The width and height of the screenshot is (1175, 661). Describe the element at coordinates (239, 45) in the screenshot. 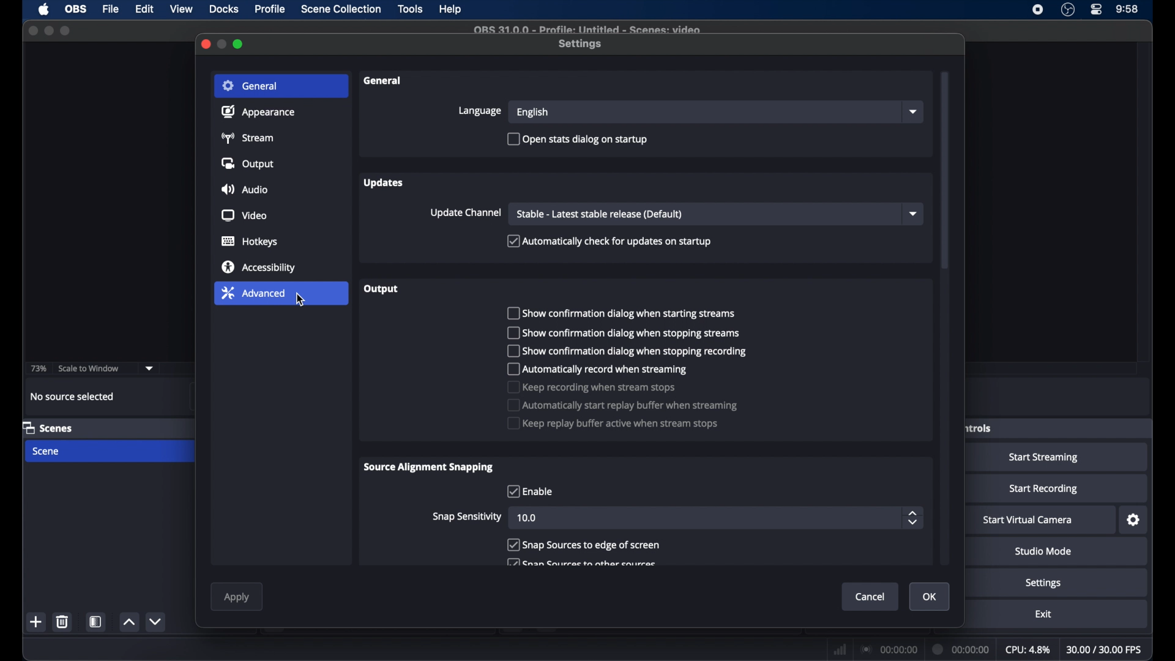

I see `maximize` at that location.